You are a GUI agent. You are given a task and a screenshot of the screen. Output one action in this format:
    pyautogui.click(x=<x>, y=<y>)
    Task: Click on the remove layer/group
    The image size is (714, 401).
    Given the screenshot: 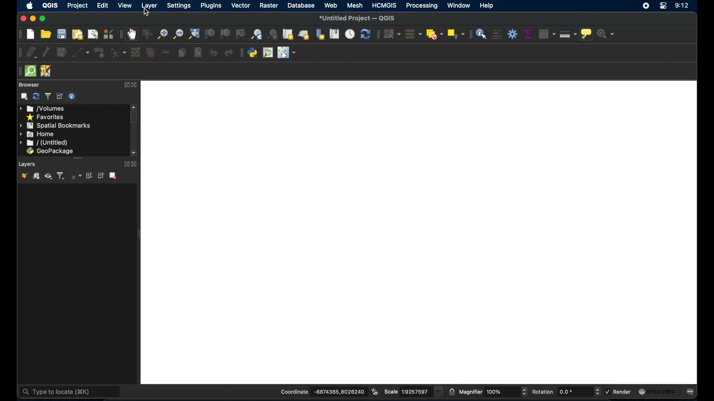 What is the action you would take?
    pyautogui.click(x=113, y=176)
    